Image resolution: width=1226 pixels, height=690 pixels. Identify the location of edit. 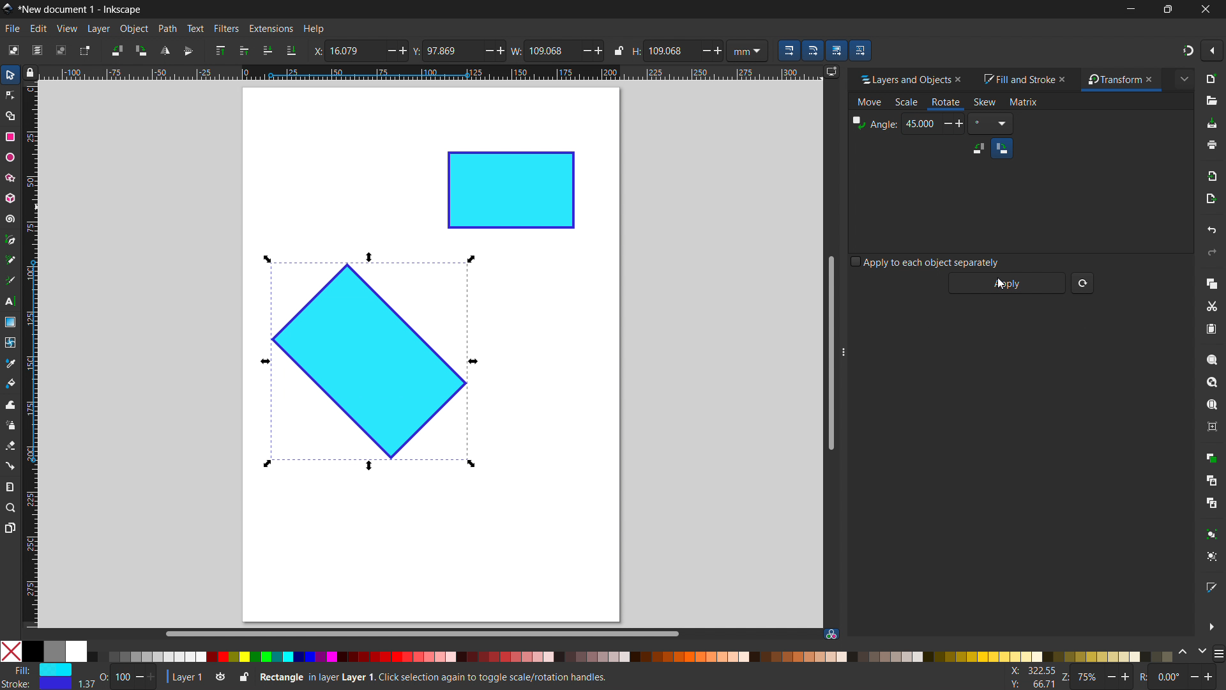
(38, 29).